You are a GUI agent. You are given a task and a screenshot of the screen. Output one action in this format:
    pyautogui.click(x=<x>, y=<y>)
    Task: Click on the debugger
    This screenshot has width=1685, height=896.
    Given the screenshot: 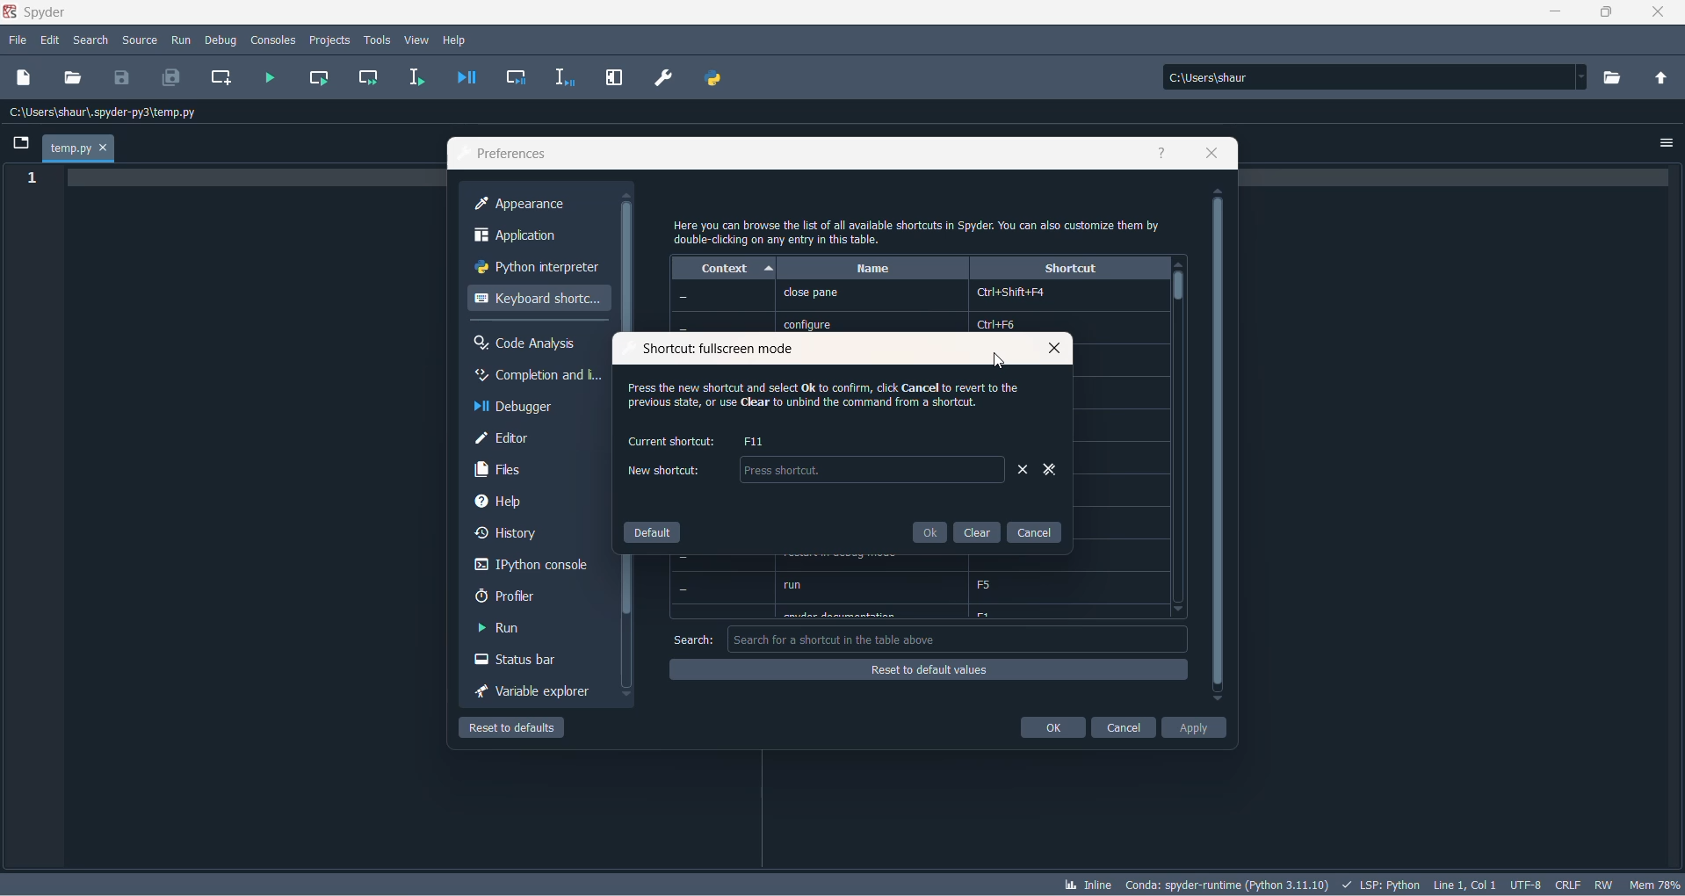 What is the action you would take?
    pyautogui.click(x=539, y=408)
    